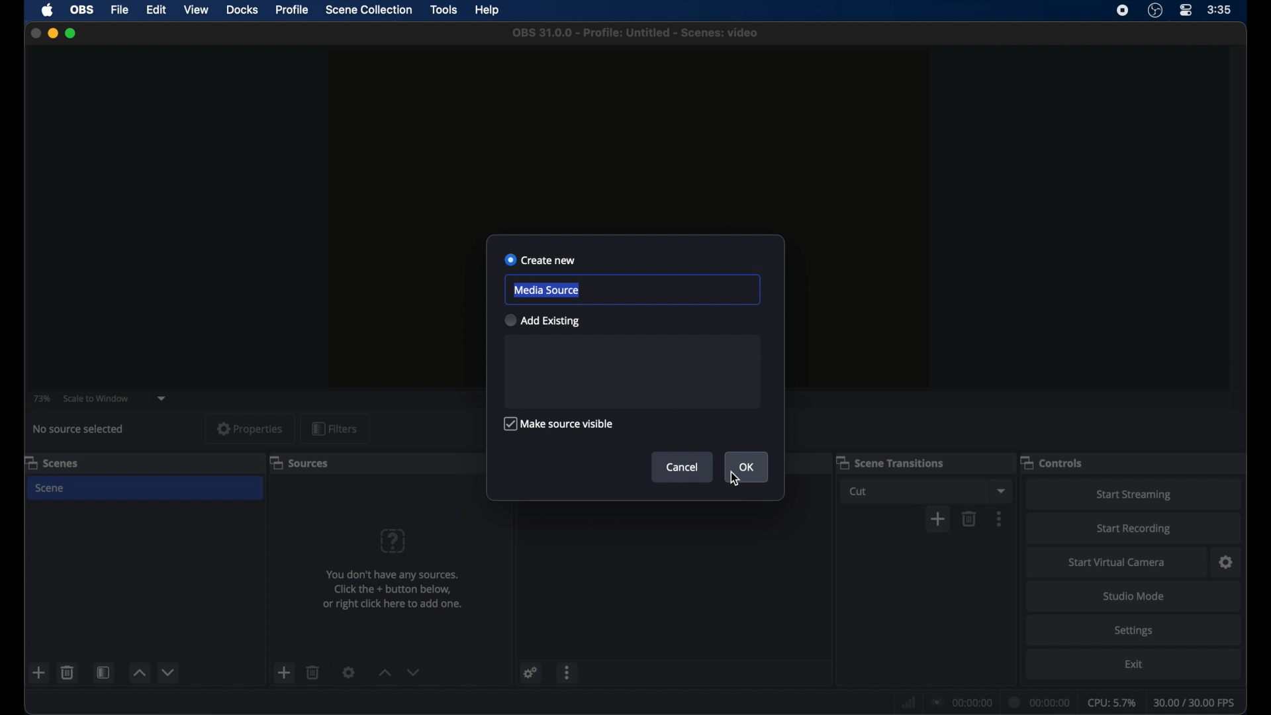  I want to click on add, so click(937, 518).